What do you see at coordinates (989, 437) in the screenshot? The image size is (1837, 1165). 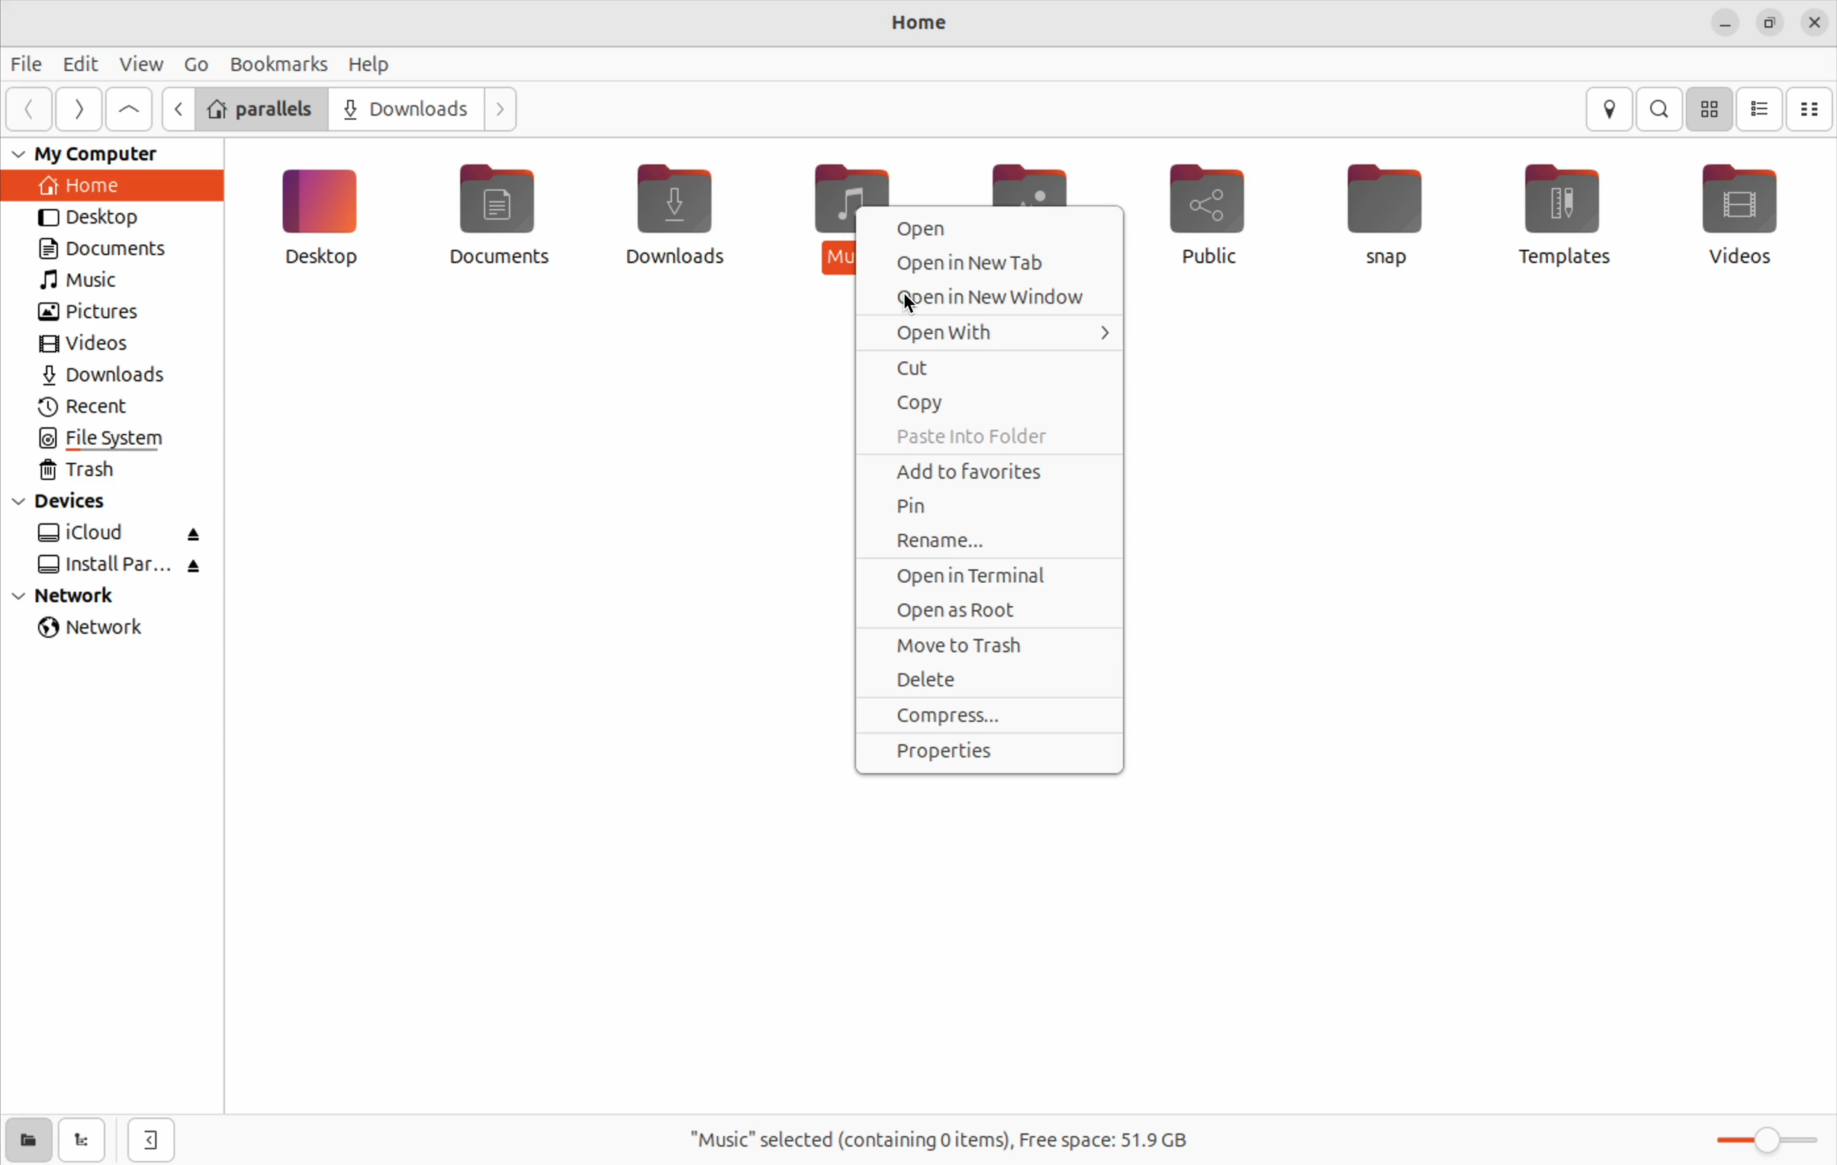 I see `paste in folder` at bounding box center [989, 437].